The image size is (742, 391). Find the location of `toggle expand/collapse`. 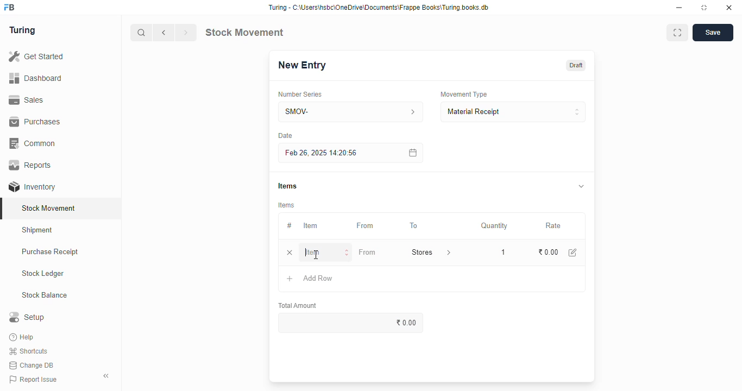

toggle expand/collapse is located at coordinates (582, 186).